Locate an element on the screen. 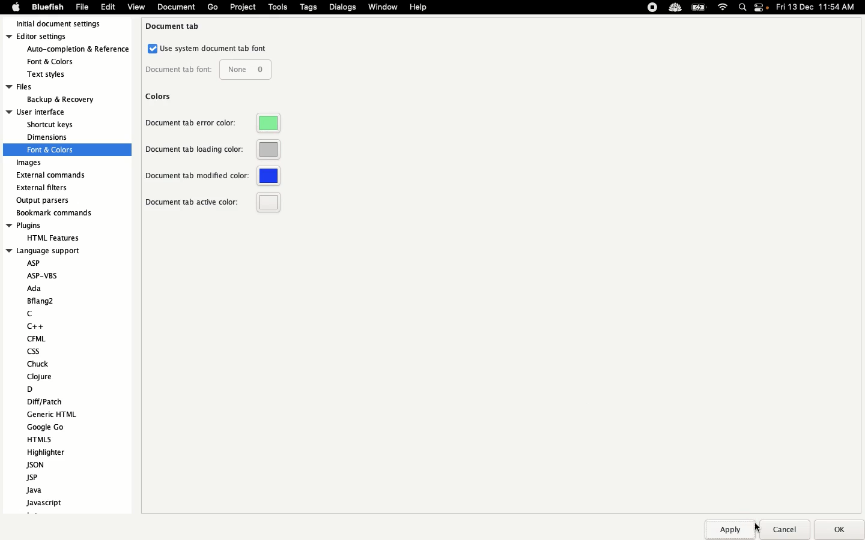  Colors  is located at coordinates (160, 96).